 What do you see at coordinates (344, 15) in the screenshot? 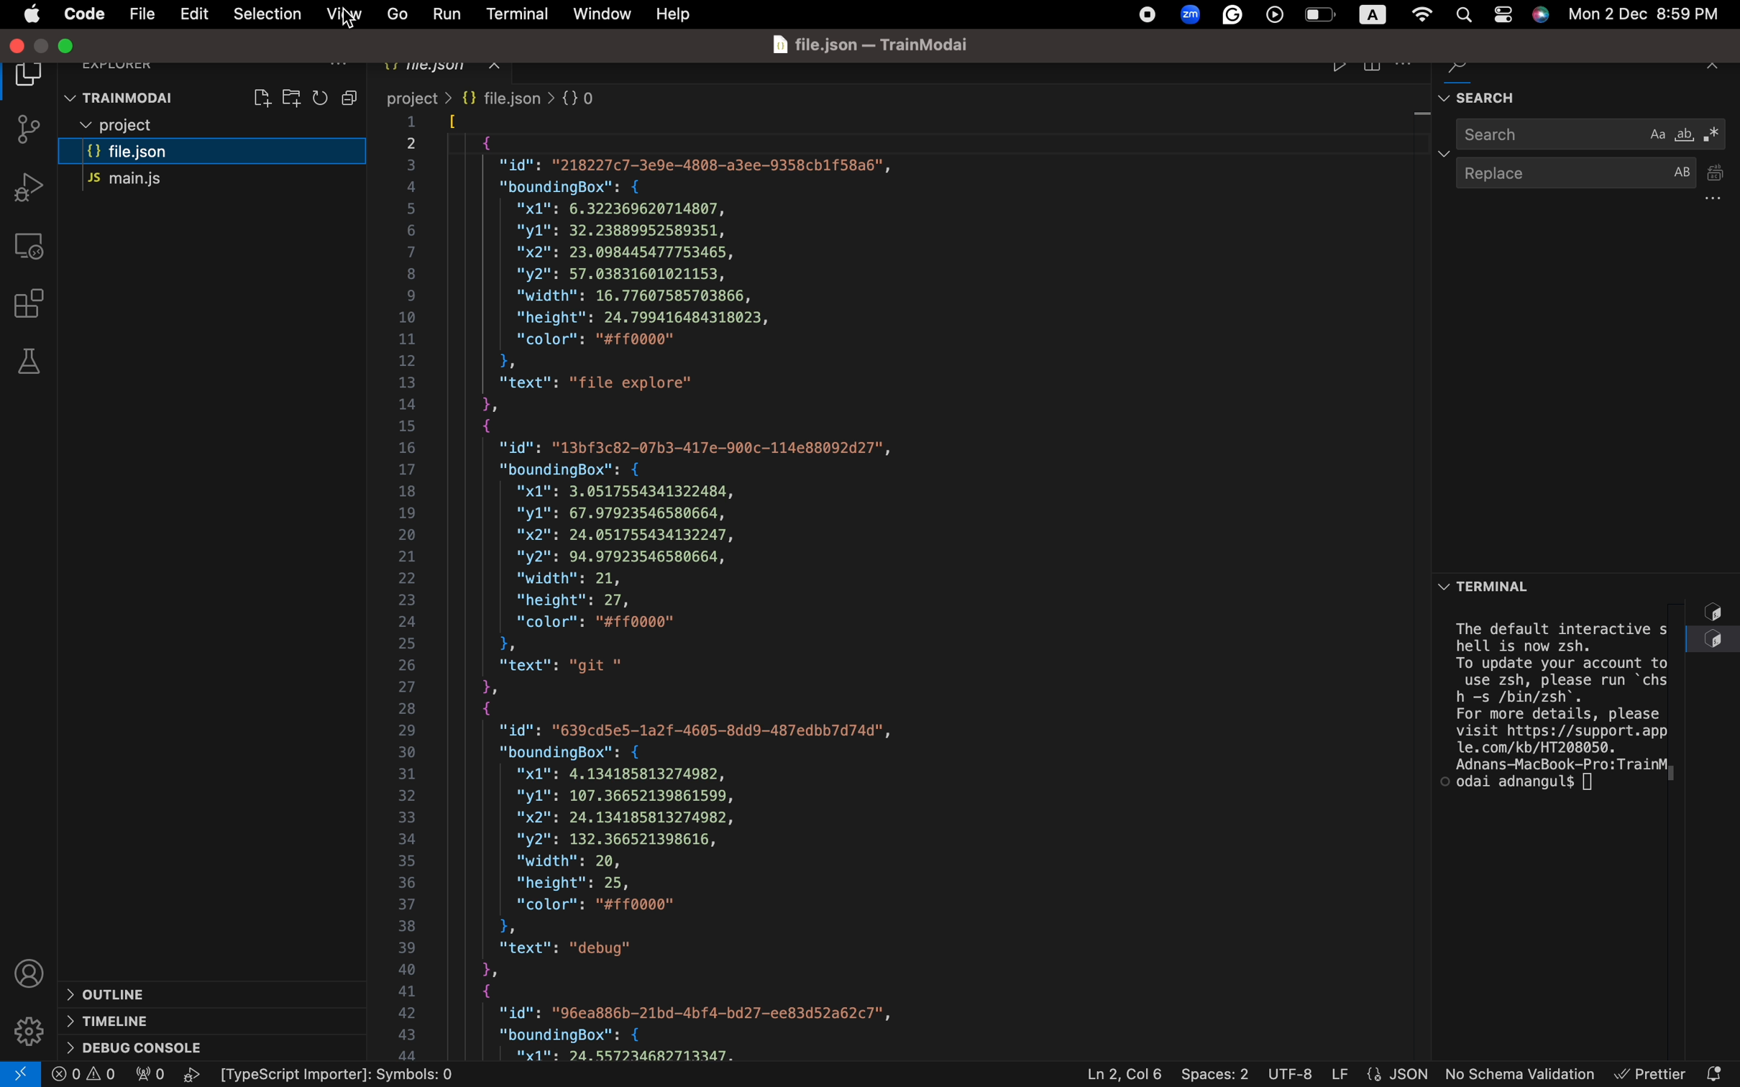
I see `view` at bounding box center [344, 15].